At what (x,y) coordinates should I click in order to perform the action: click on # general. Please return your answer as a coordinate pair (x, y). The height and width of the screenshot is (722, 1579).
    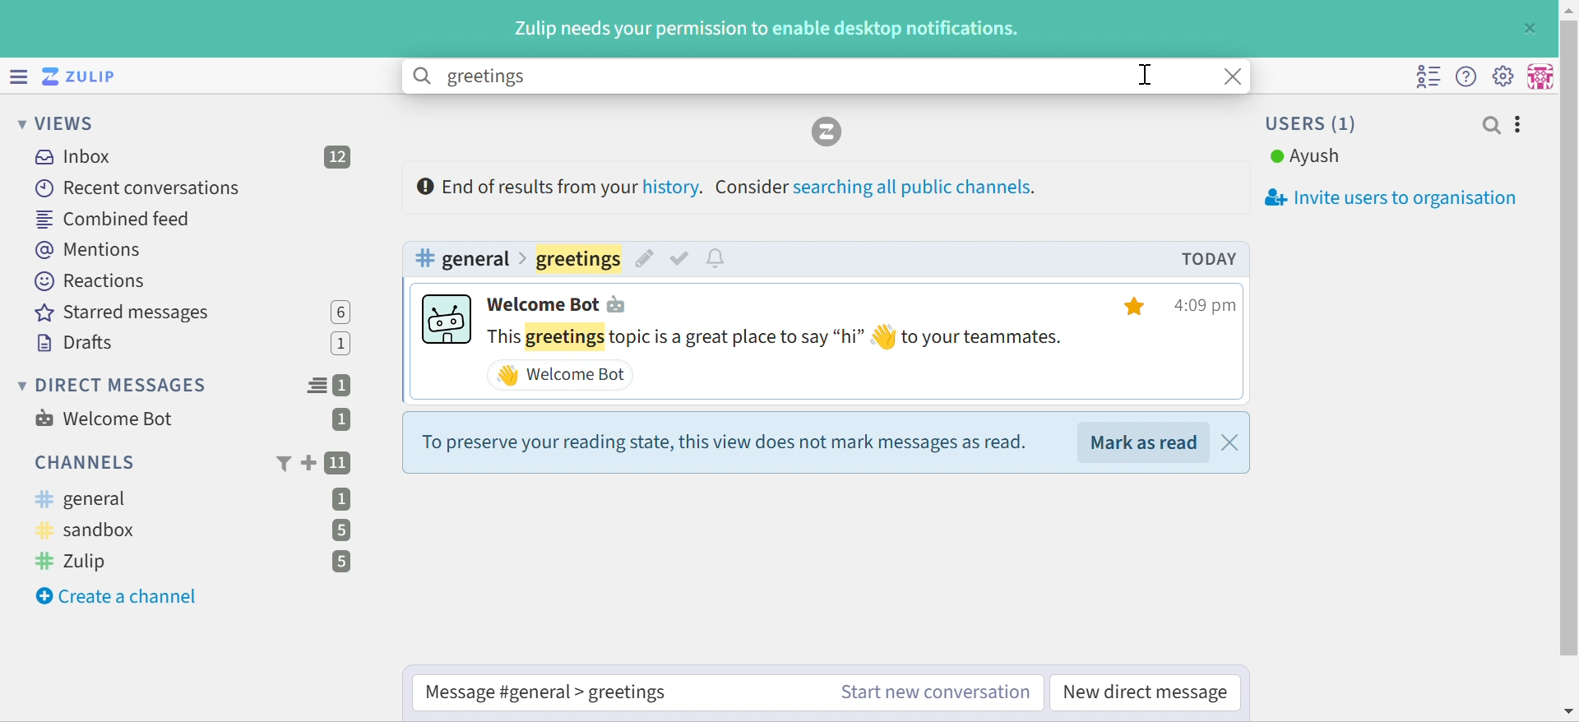
    Looking at the image, I should click on (462, 257).